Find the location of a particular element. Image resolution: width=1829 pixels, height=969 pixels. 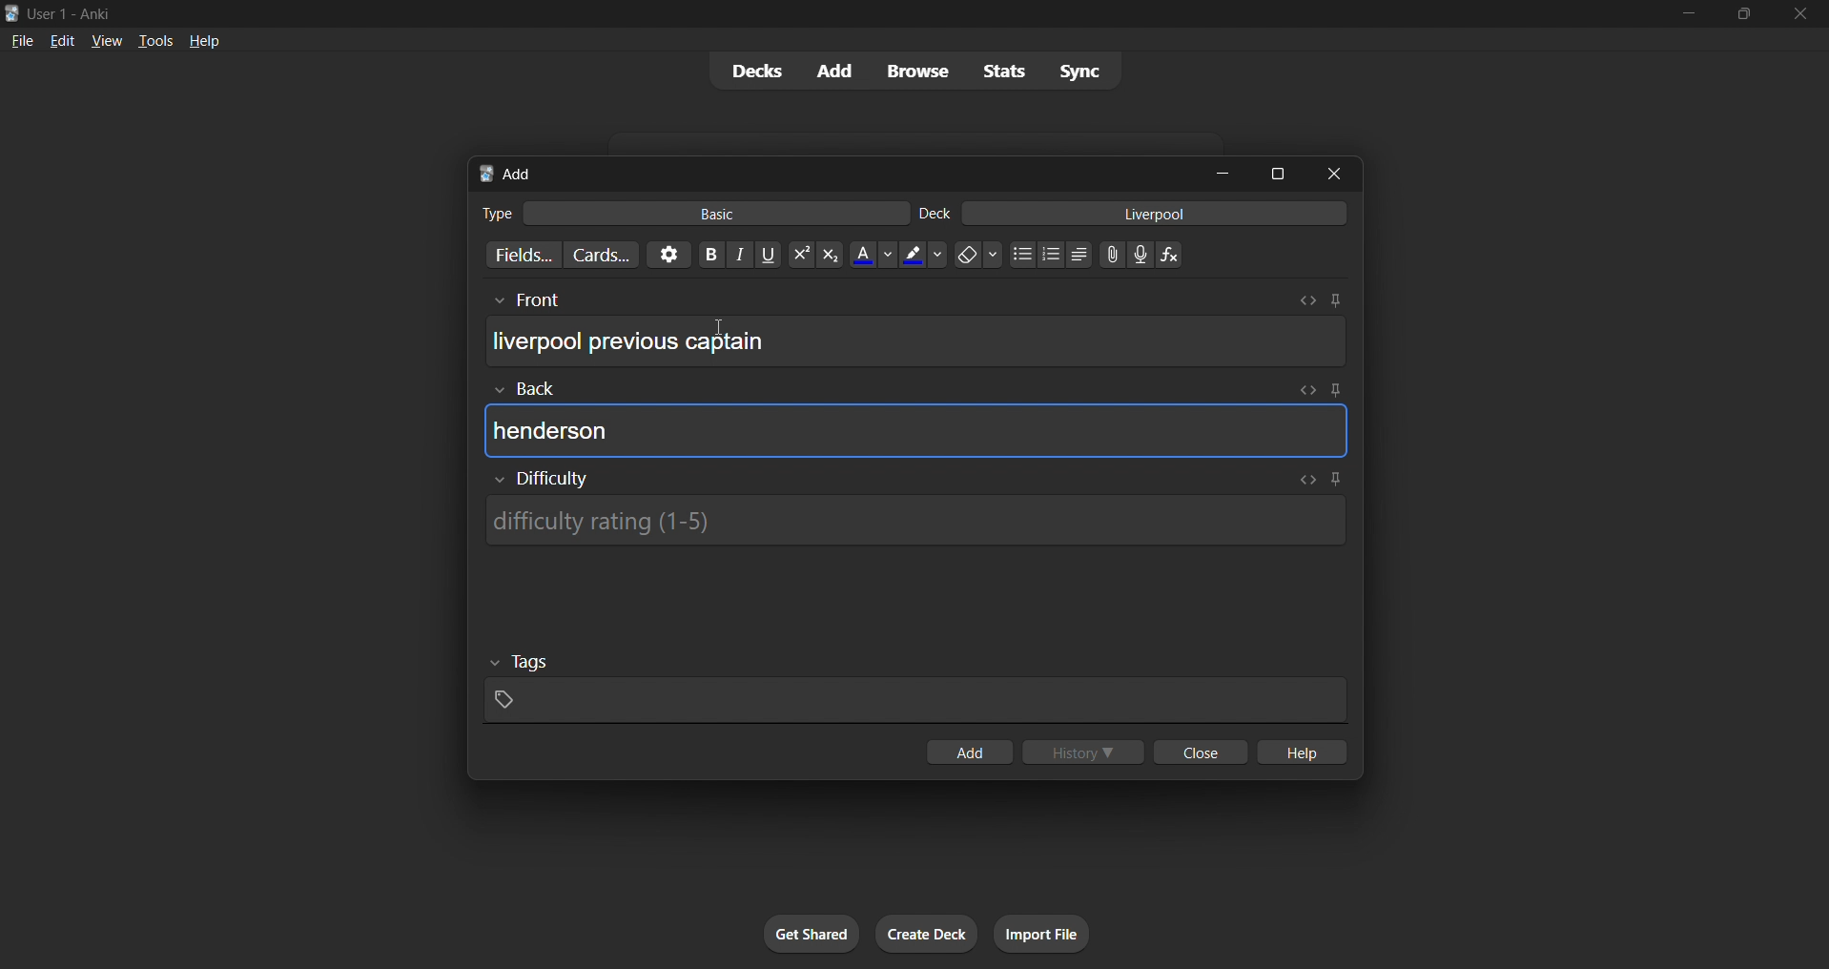

maximize is located at coordinates (1279, 172).